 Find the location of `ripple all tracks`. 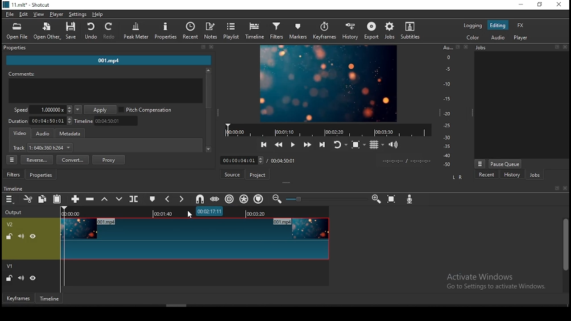

ripple all tracks is located at coordinates (244, 199).